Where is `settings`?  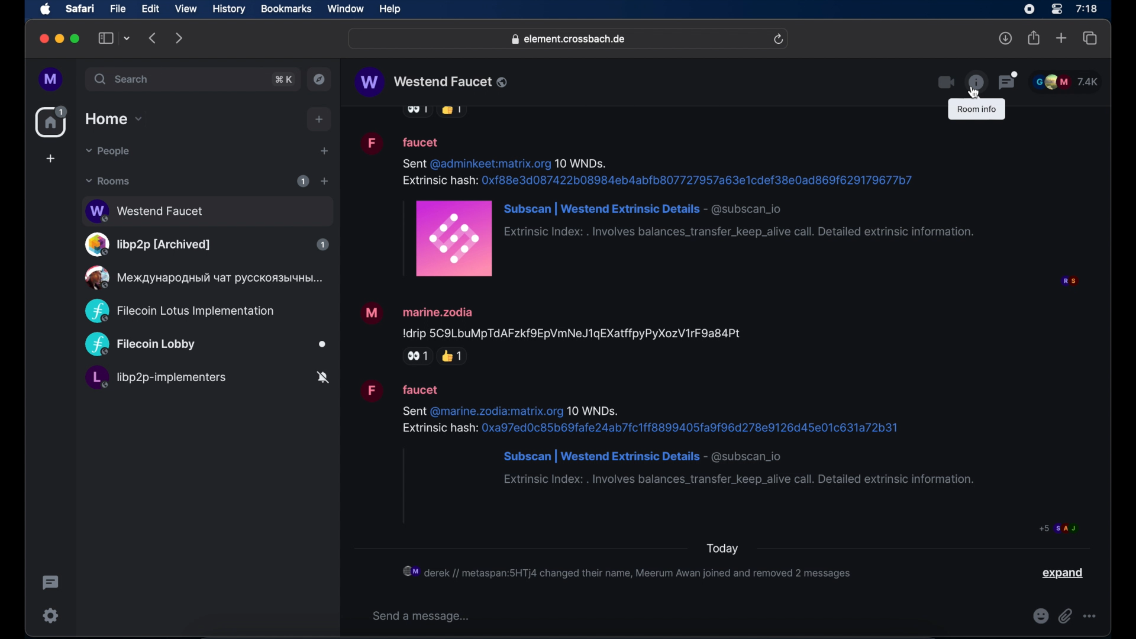
settings is located at coordinates (51, 615).